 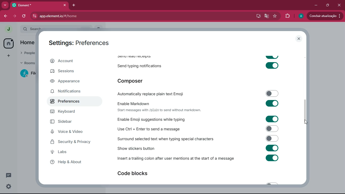 I want to click on enable markdown, so click(x=203, y=106).